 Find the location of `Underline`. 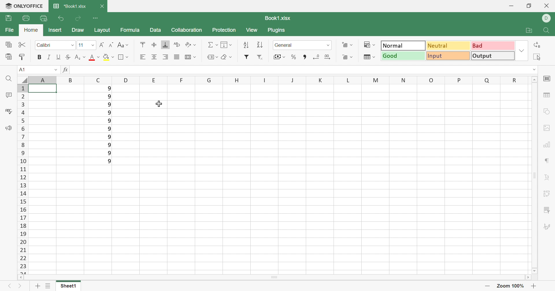

Underline is located at coordinates (58, 57).